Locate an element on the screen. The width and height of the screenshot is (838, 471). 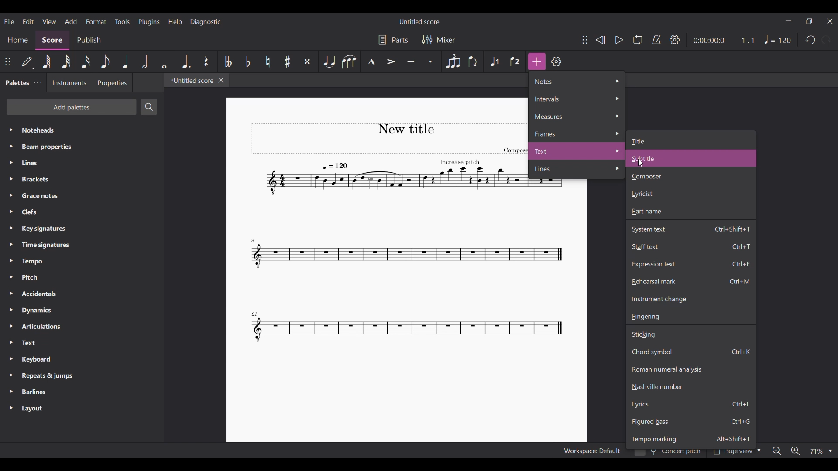
Layout is located at coordinates (82, 409).